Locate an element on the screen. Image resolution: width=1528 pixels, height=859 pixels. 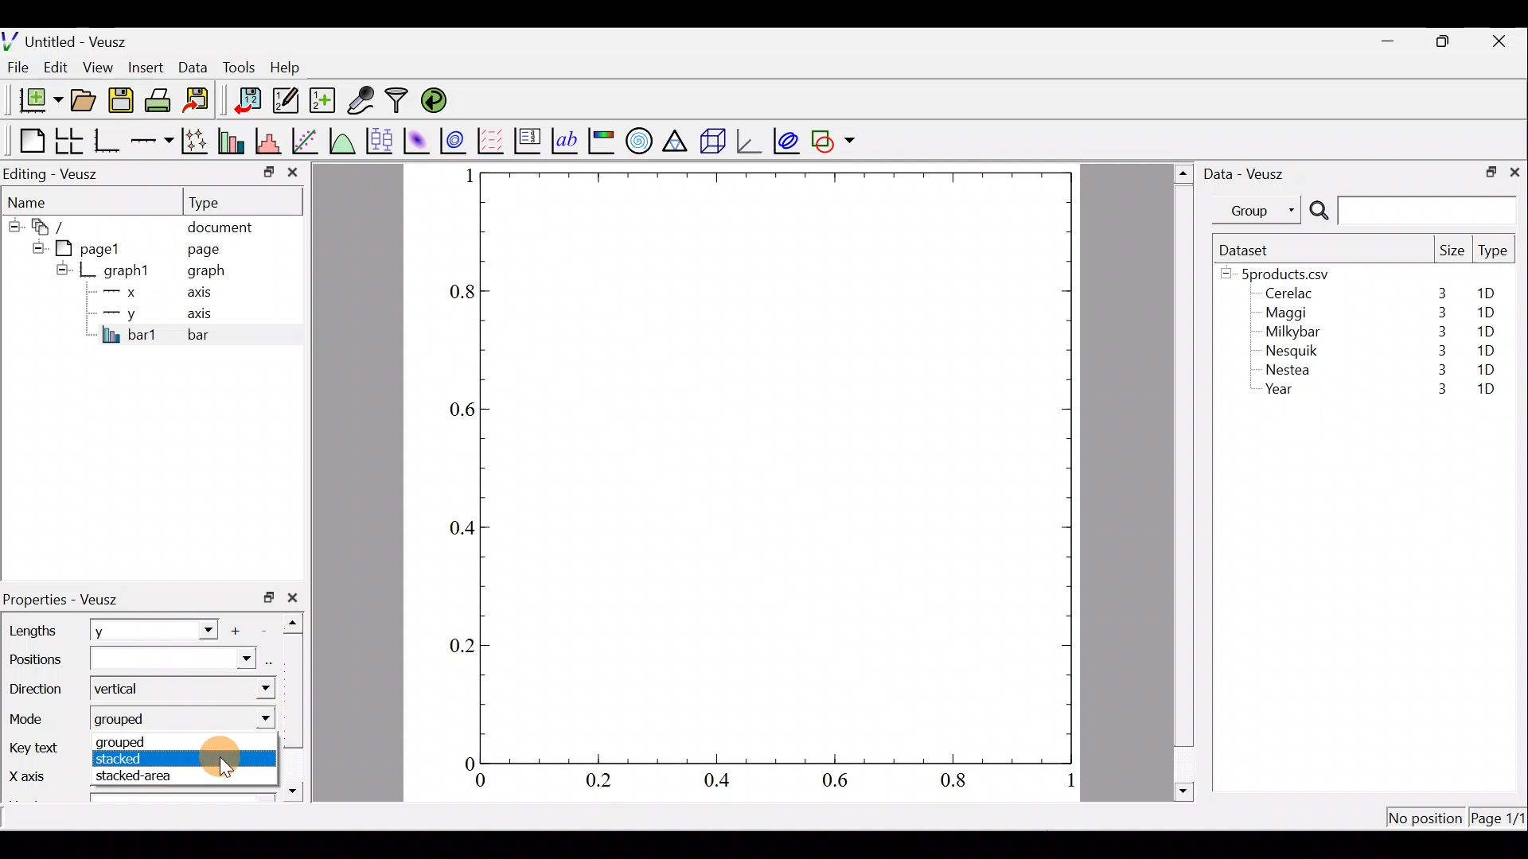
1D is located at coordinates (1486, 369).